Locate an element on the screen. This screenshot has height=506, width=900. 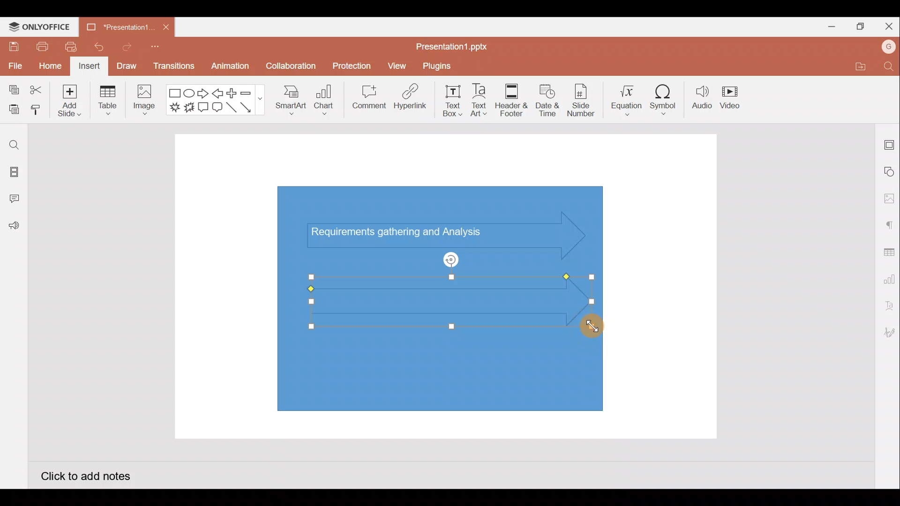
Image settings is located at coordinates (889, 199).